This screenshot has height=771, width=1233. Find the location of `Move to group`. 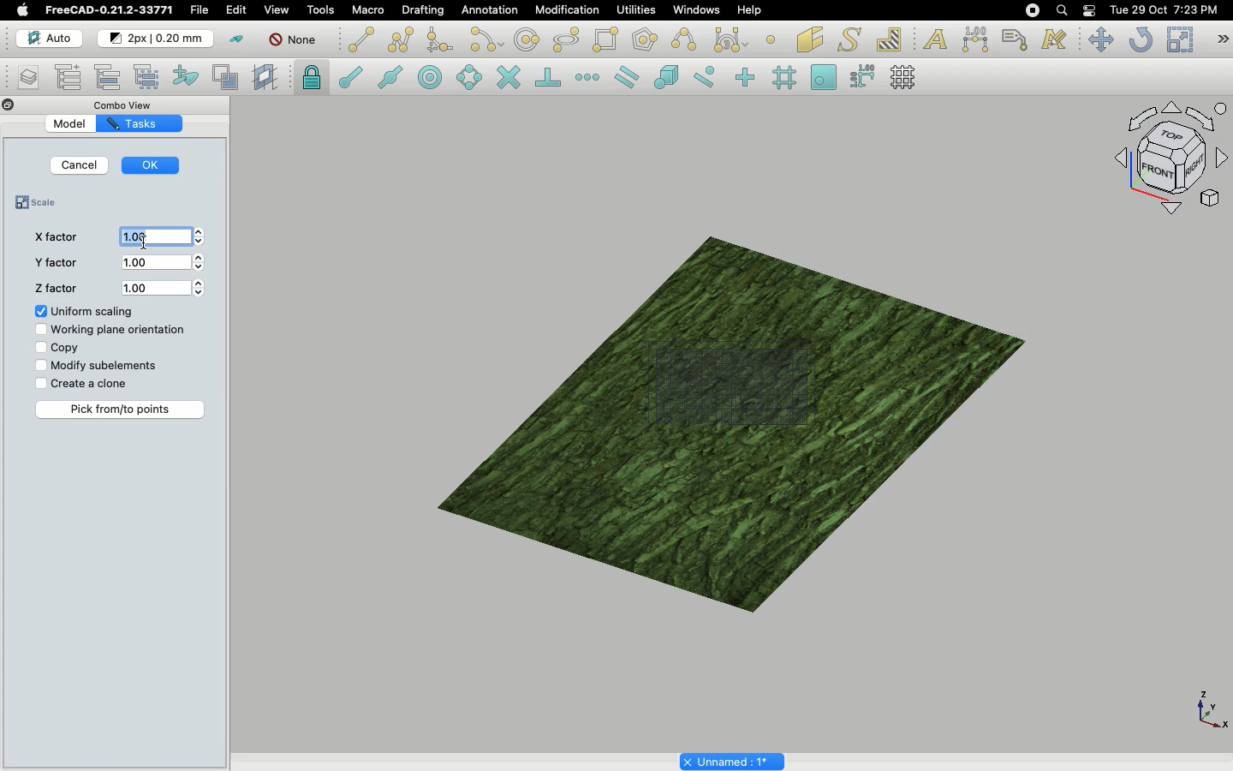

Move to group is located at coordinates (109, 76).